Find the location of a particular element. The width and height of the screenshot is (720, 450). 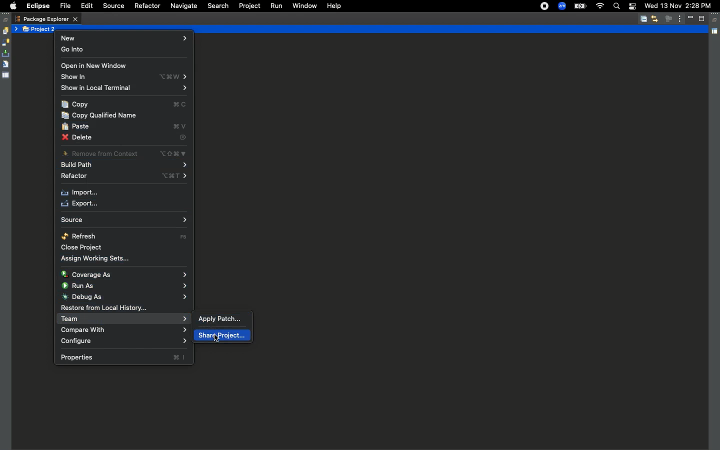

Close project is located at coordinates (84, 248).